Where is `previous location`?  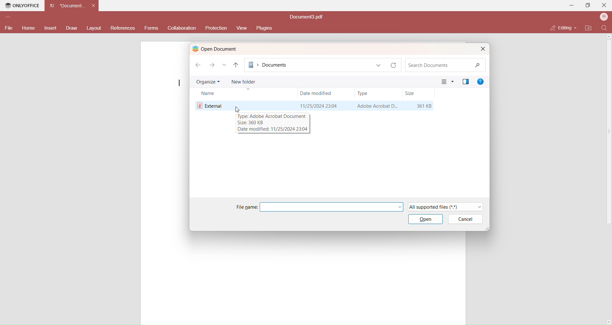
previous location is located at coordinates (379, 65).